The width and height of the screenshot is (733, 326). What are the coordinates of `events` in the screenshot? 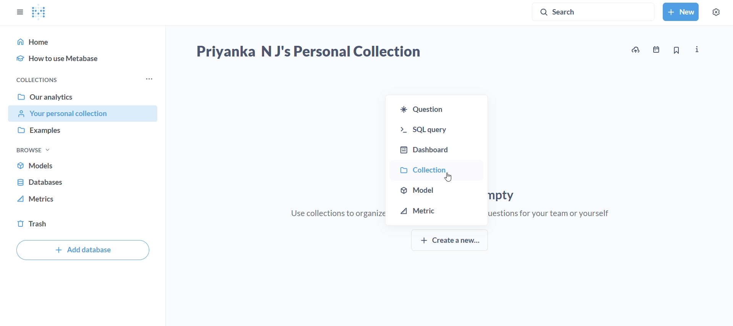 It's located at (657, 51).